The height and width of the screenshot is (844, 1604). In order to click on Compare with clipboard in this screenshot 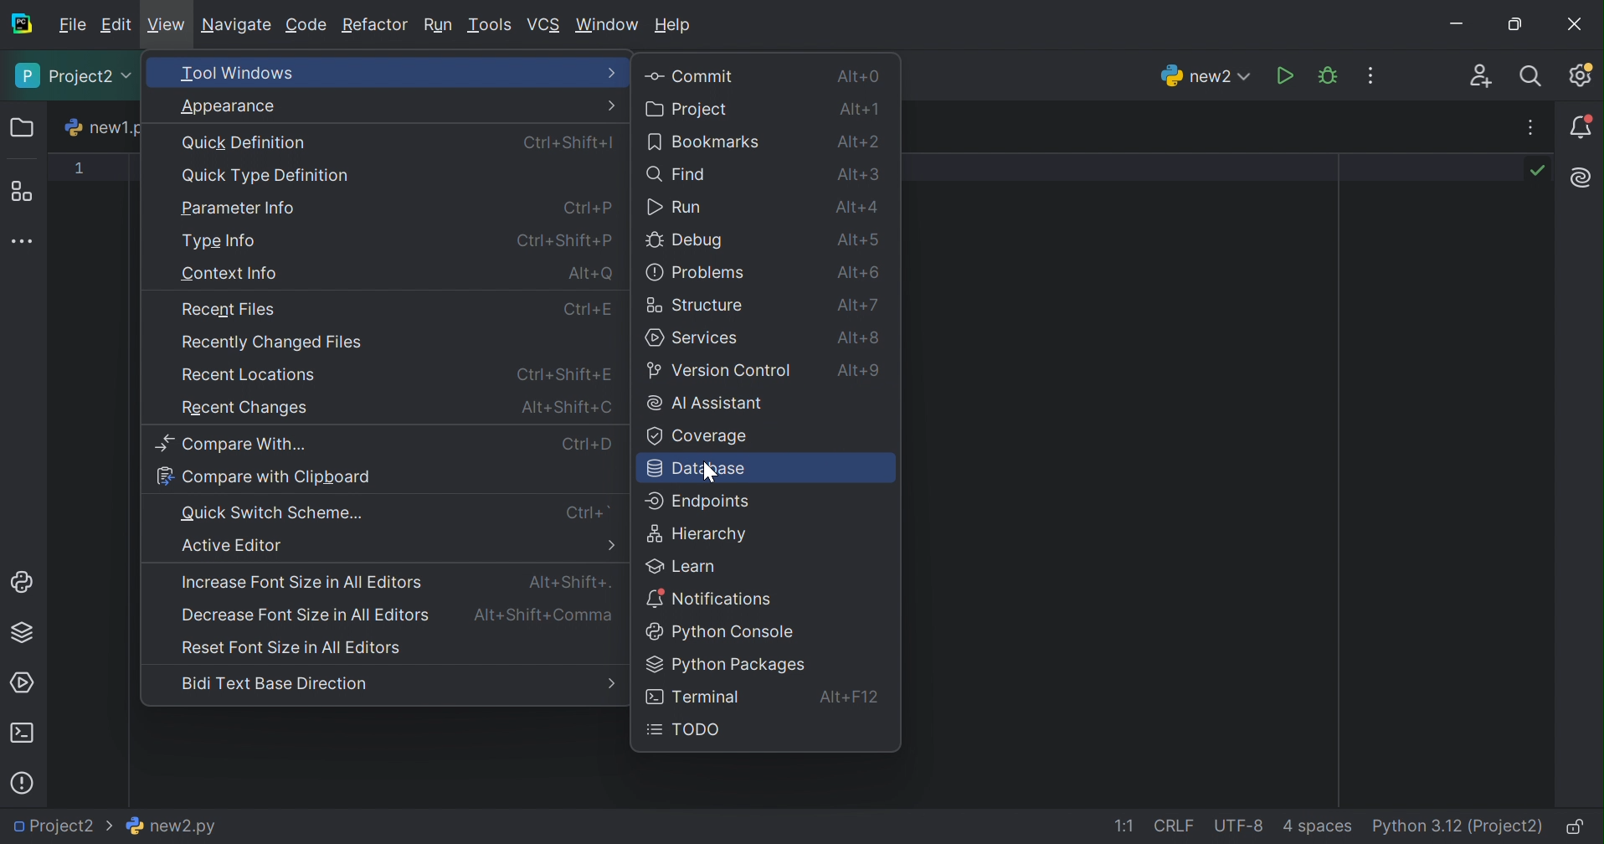, I will do `click(265, 477)`.